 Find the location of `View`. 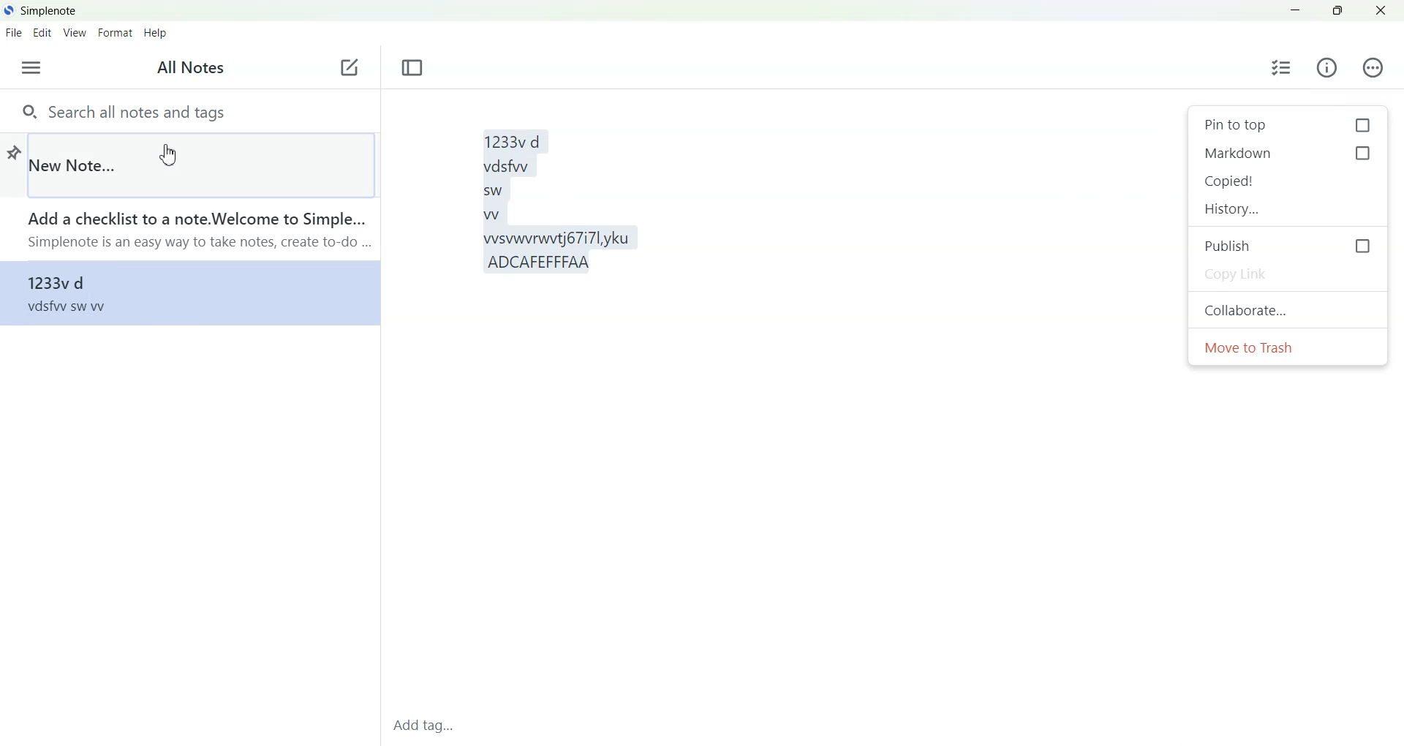

View is located at coordinates (73, 34).